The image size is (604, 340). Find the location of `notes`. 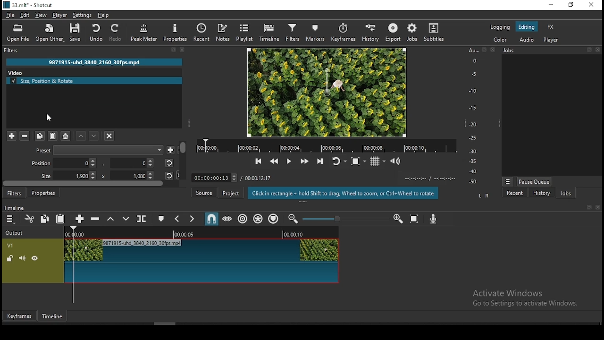

notes is located at coordinates (224, 32).